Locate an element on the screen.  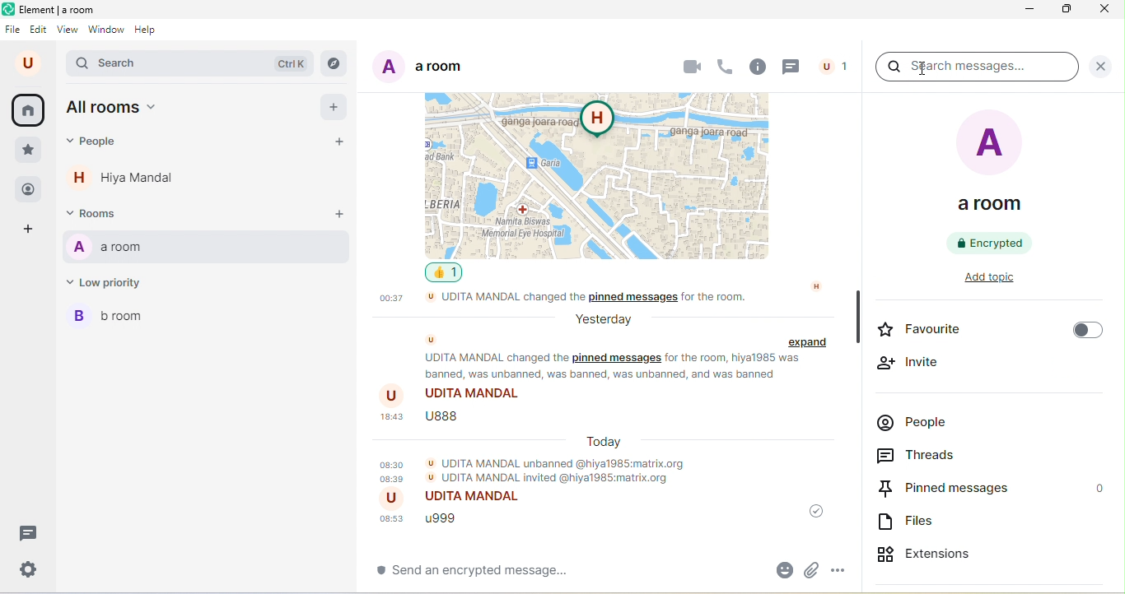
people is located at coordinates (96, 145).